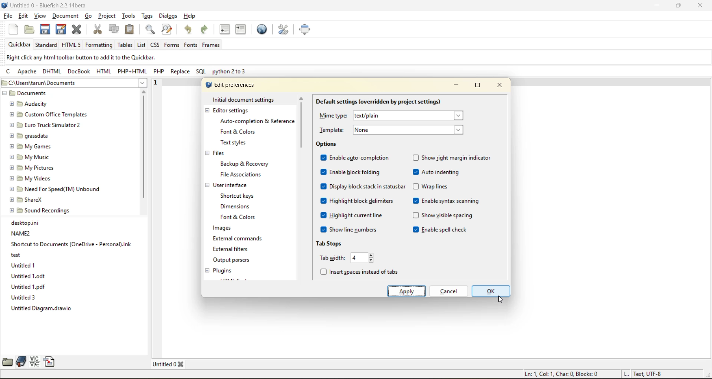 Image resolution: width=712 pixels, height=379 pixels. Describe the element at coordinates (168, 16) in the screenshot. I see `dialogs` at that location.